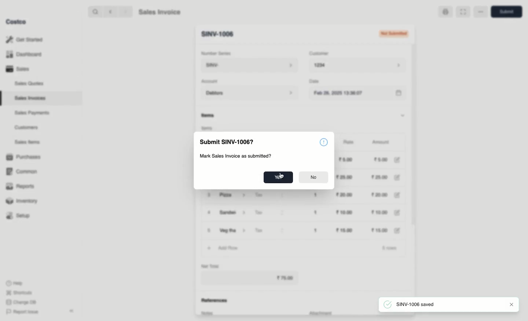  What do you see at coordinates (21, 215) in the screenshot?
I see `Setup` at bounding box center [21, 215].